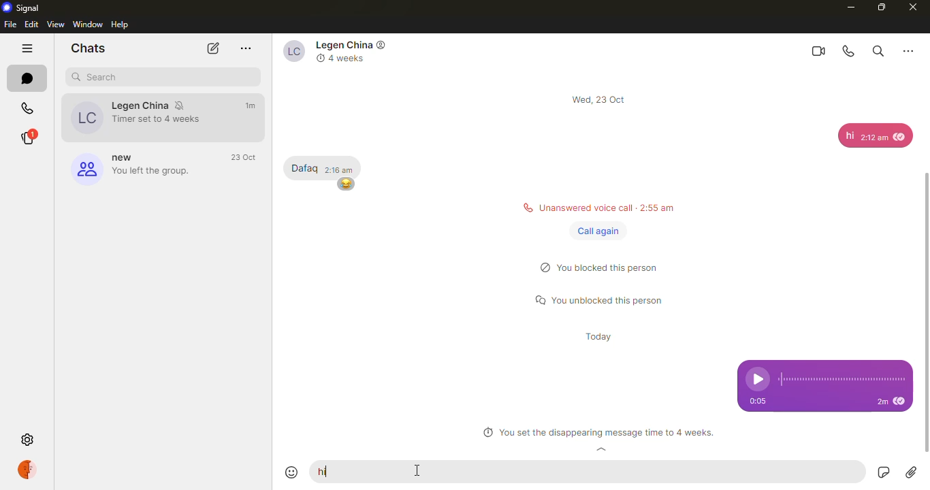 The width and height of the screenshot is (930, 490). Describe the element at coordinates (122, 24) in the screenshot. I see `help` at that location.